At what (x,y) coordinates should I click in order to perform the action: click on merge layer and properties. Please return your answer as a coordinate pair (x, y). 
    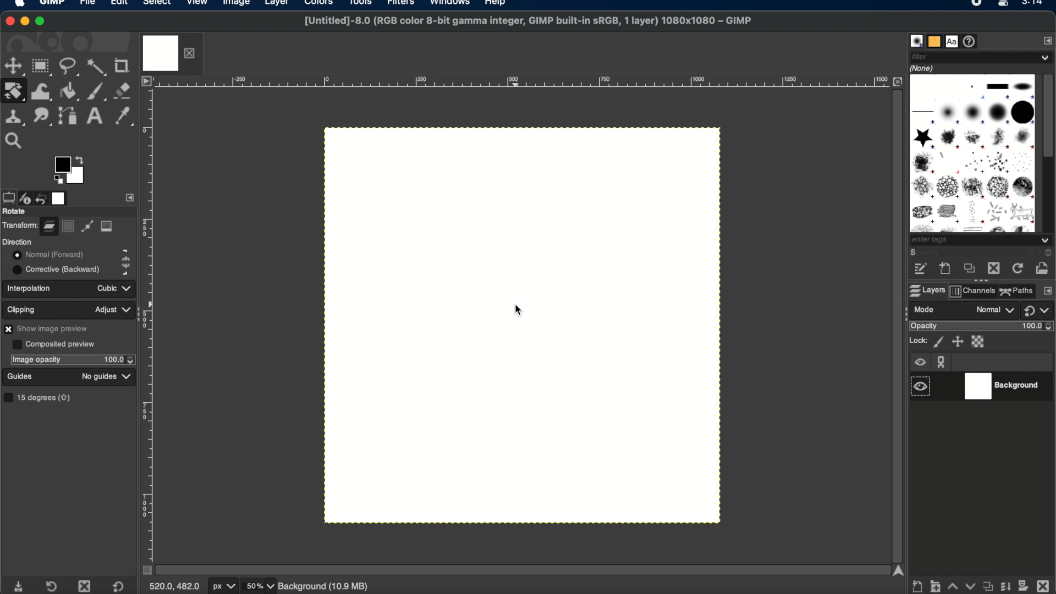
    Looking at the image, I should click on (1004, 584).